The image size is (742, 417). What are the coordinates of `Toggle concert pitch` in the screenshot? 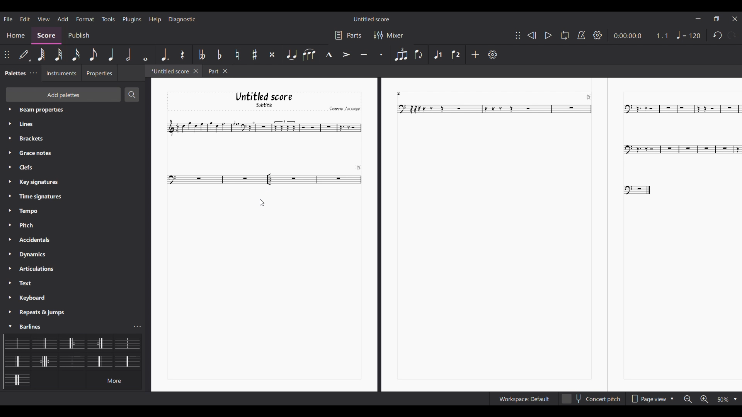 It's located at (591, 398).